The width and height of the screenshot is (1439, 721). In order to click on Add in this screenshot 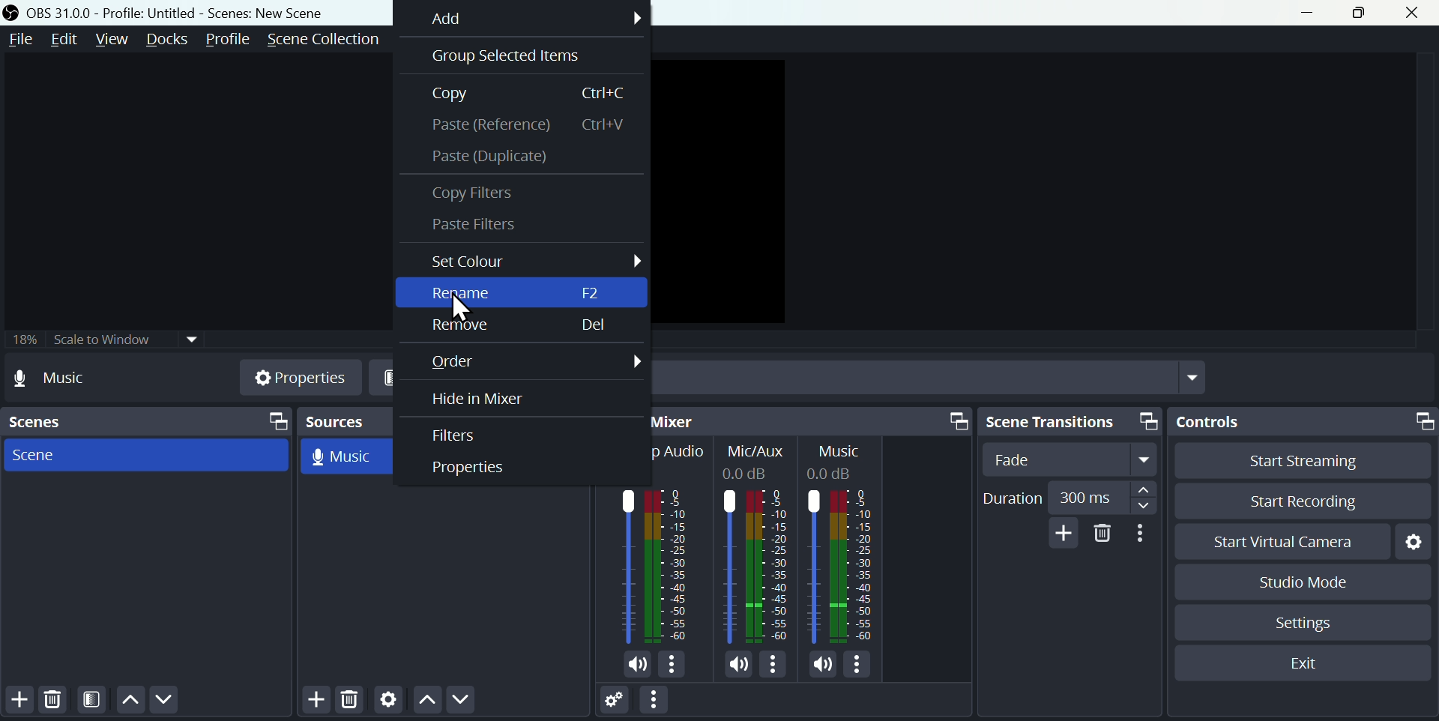, I will do `click(513, 19)`.